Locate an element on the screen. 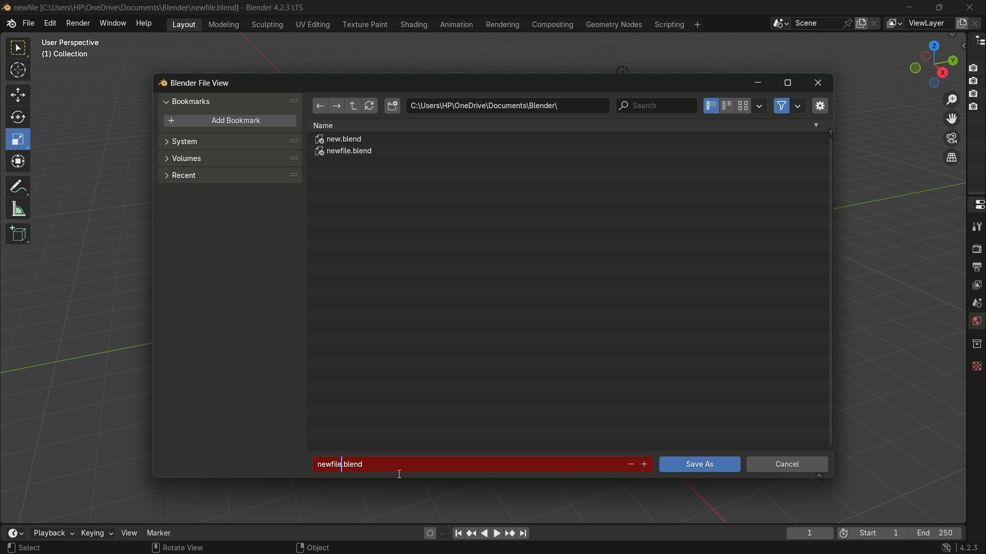 The height and width of the screenshot is (554, 986). search bar is located at coordinates (656, 106).